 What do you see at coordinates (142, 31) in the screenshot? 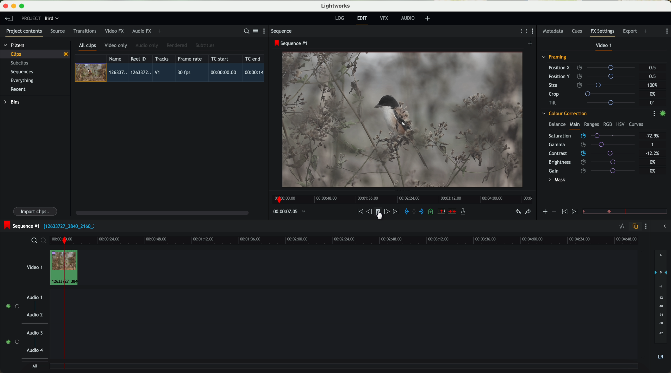
I see `audio FX` at bounding box center [142, 31].